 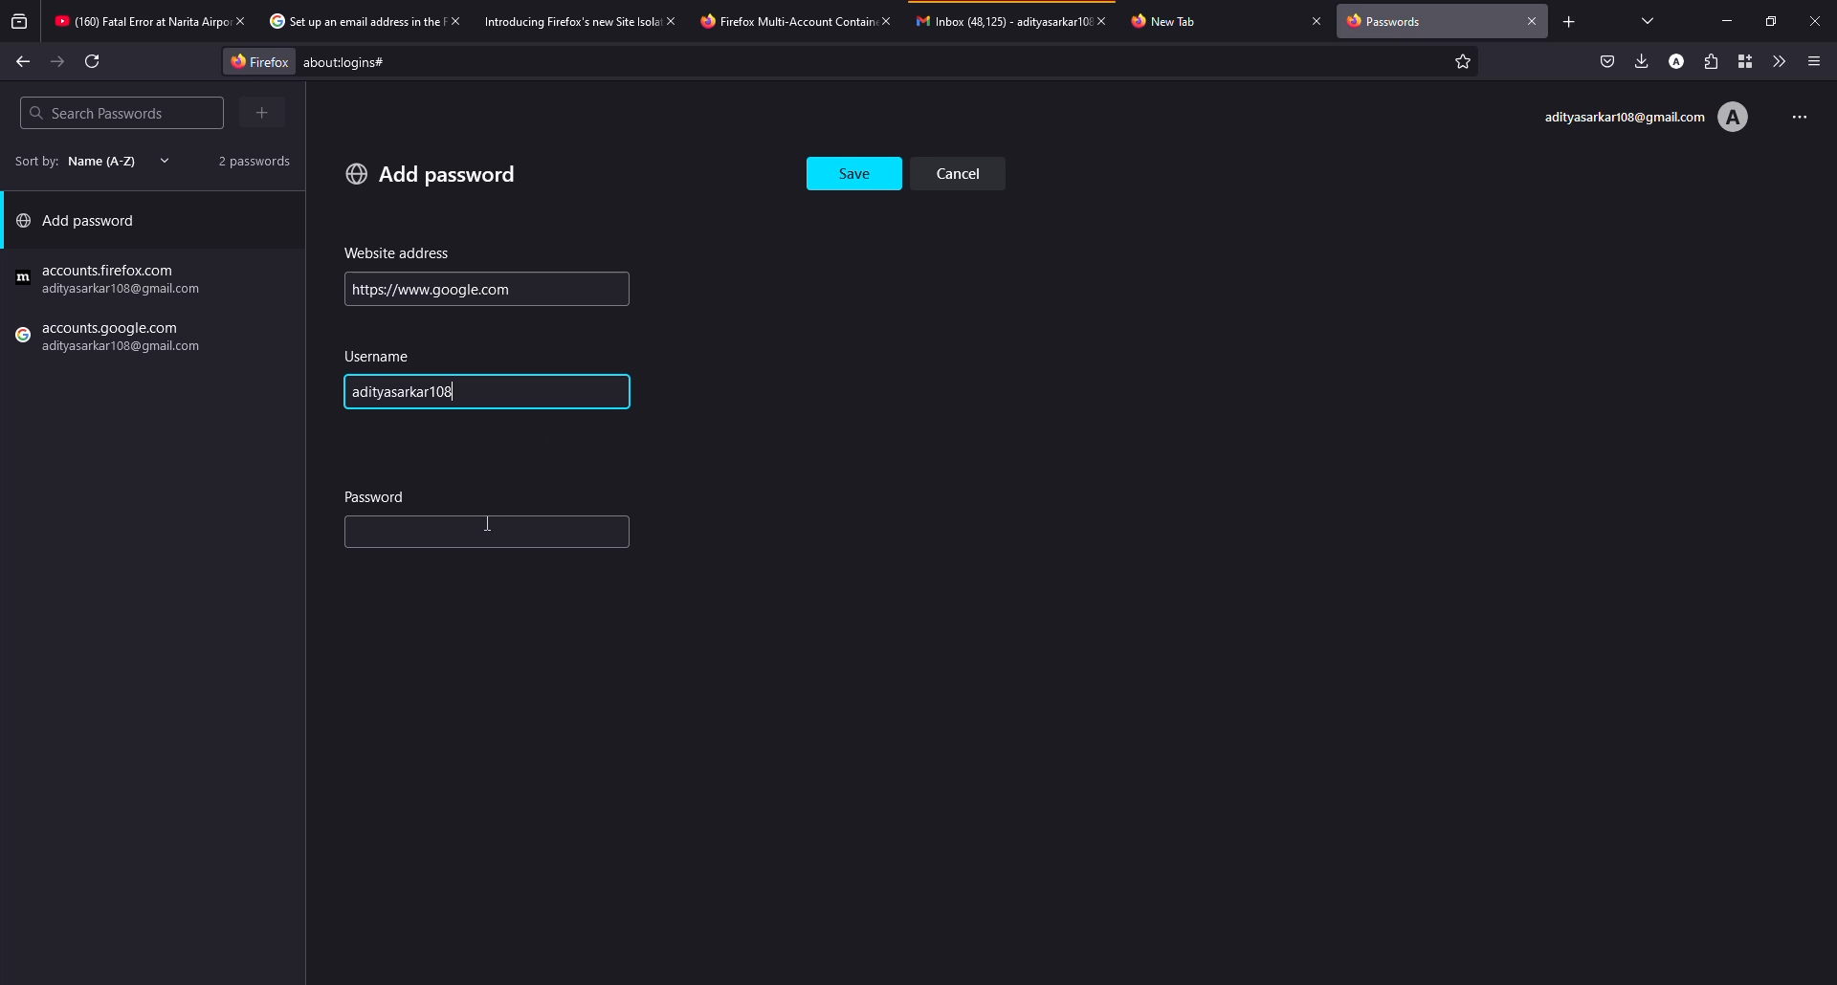 I want to click on cancel, so click(x=965, y=172).